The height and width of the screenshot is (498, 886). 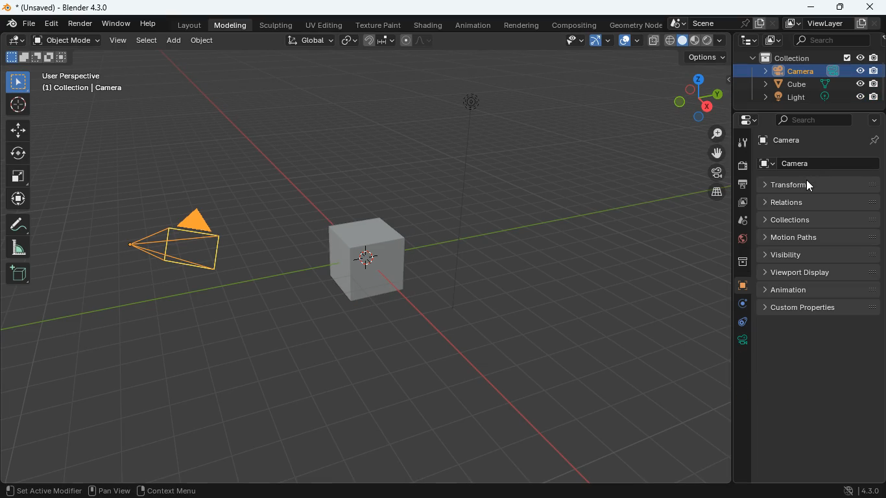 I want to click on move, so click(x=710, y=153).